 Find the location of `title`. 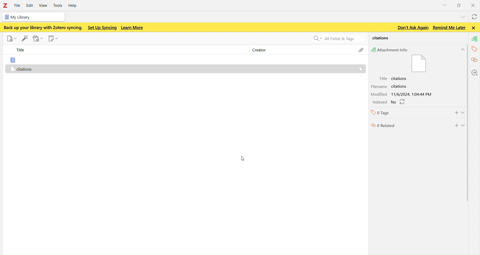

title is located at coordinates (23, 50).